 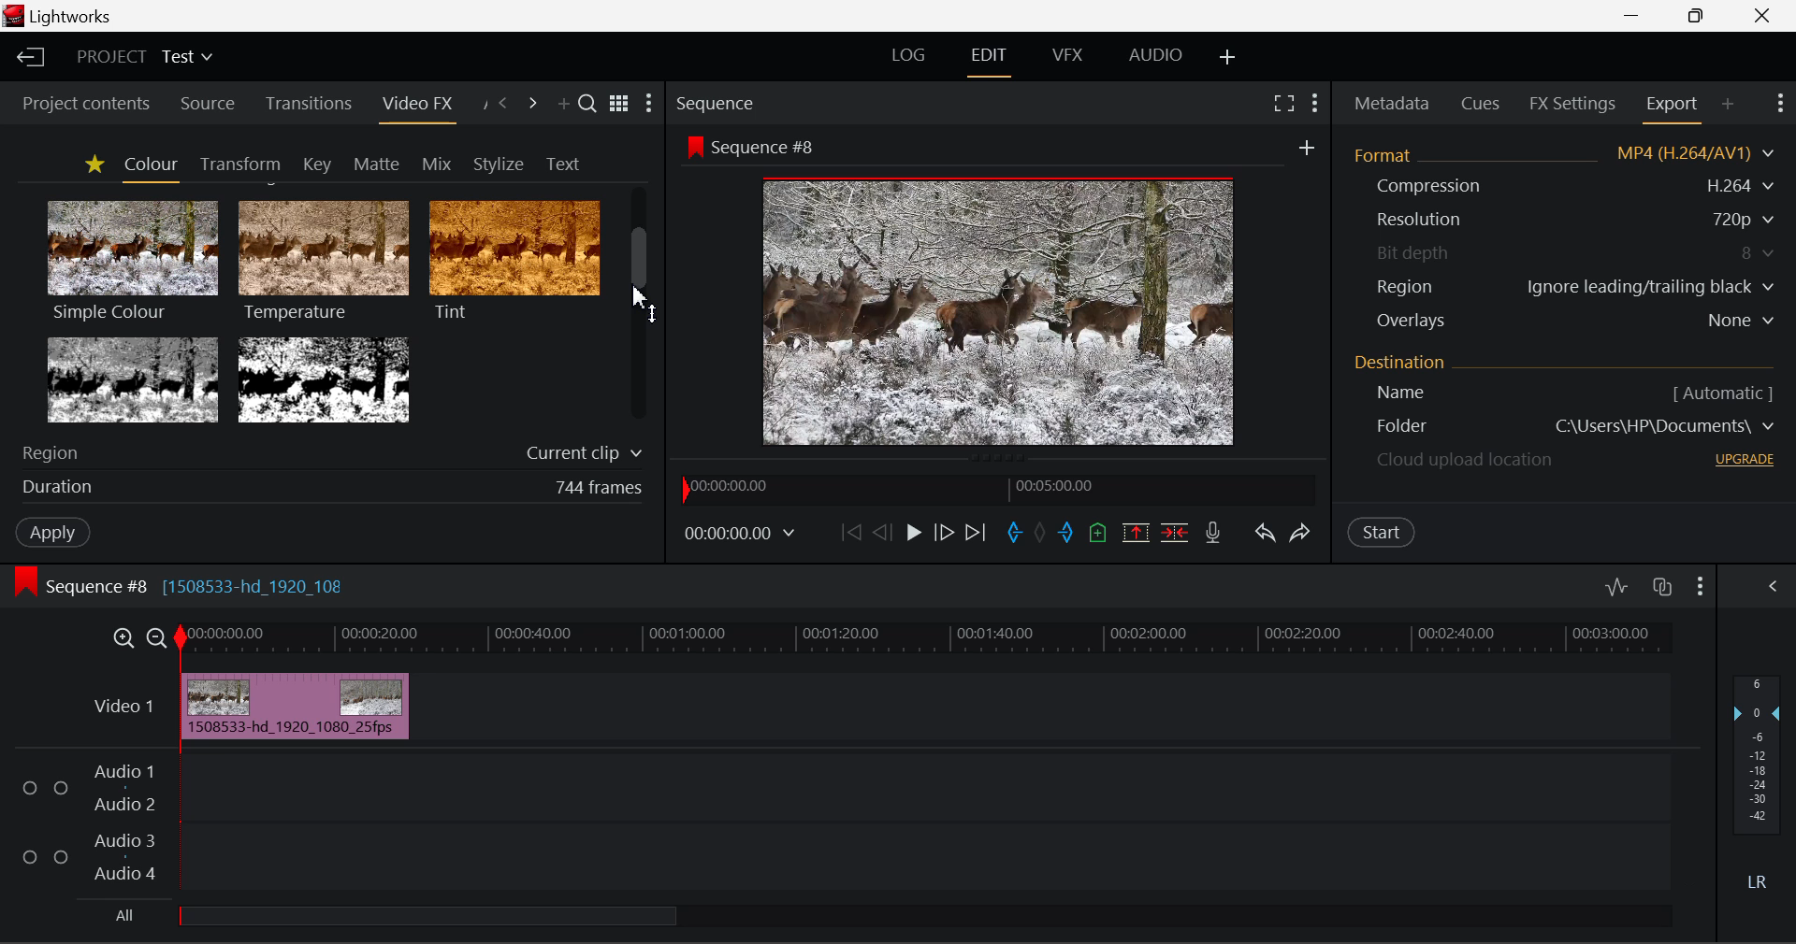 What do you see at coordinates (322, 262) in the screenshot?
I see `Temperature` at bounding box center [322, 262].